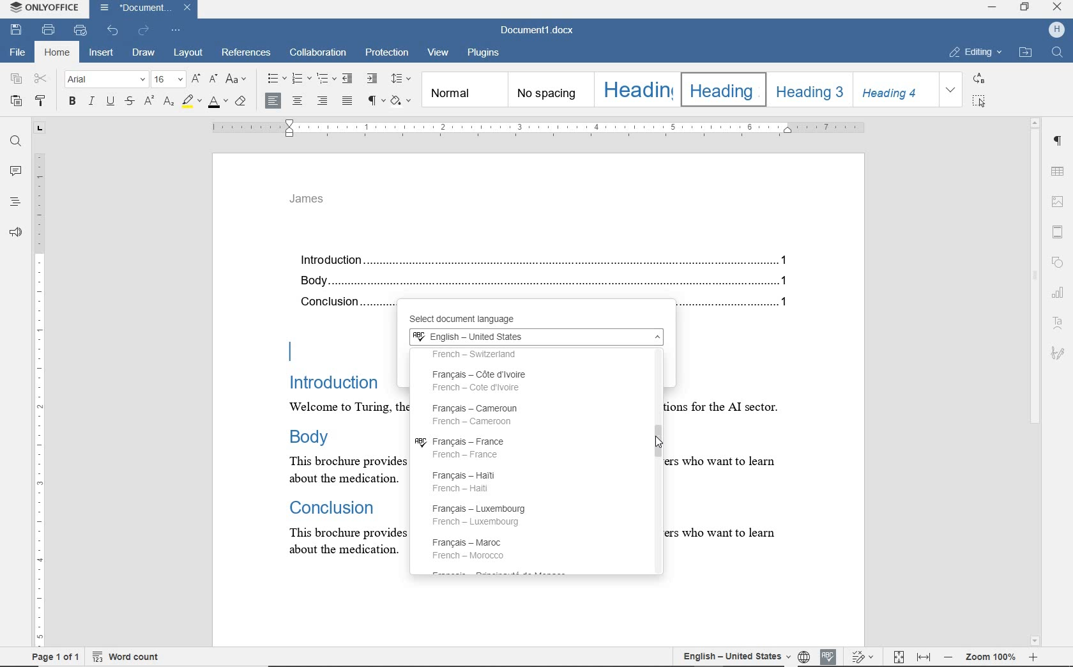 The height and width of the screenshot is (667, 1073). I want to click on François - Haiti, so click(470, 480).